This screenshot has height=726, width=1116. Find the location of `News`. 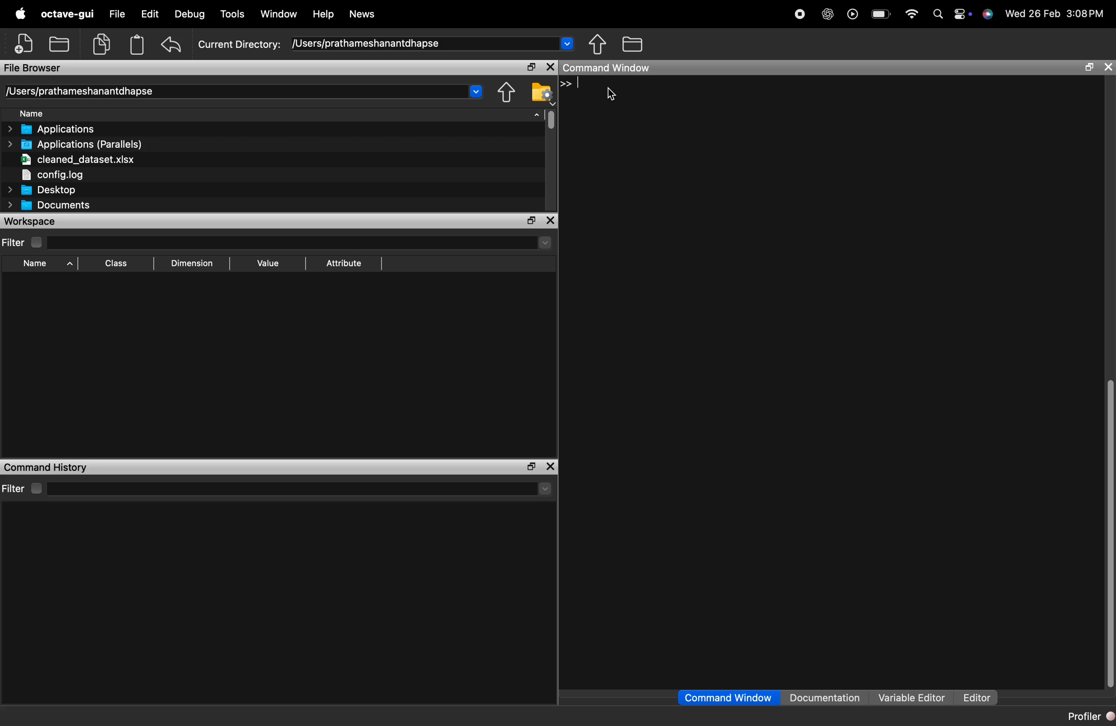

News is located at coordinates (360, 15).